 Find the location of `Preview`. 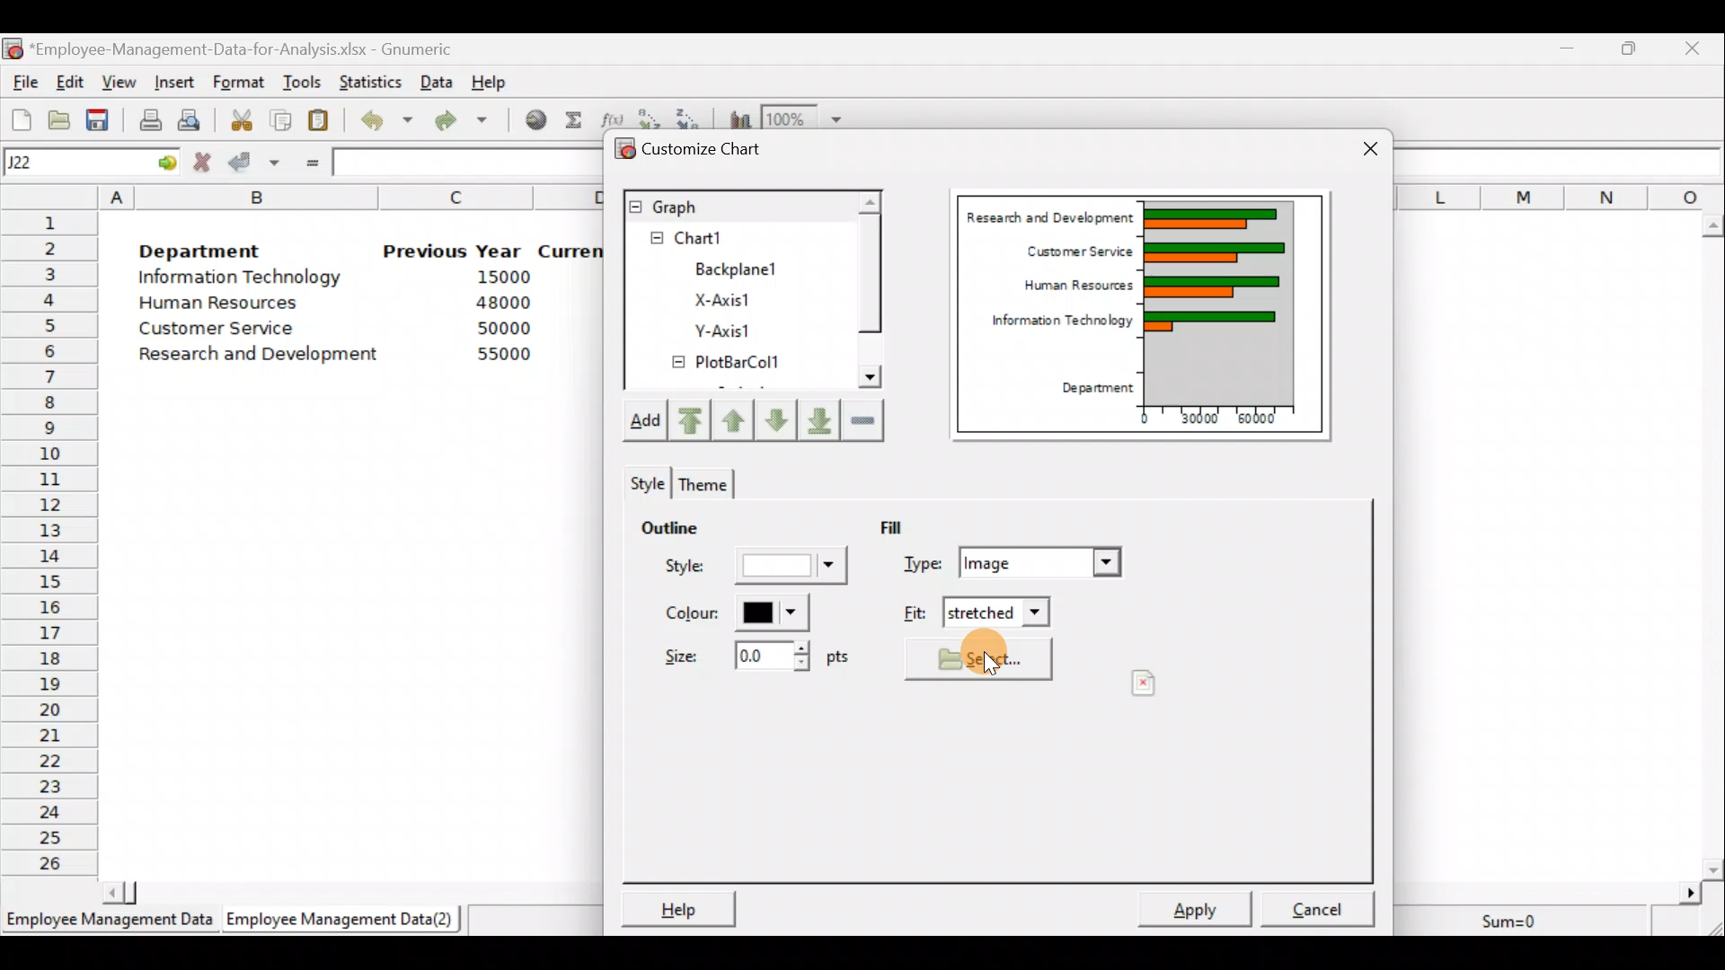

Preview is located at coordinates (1145, 683).